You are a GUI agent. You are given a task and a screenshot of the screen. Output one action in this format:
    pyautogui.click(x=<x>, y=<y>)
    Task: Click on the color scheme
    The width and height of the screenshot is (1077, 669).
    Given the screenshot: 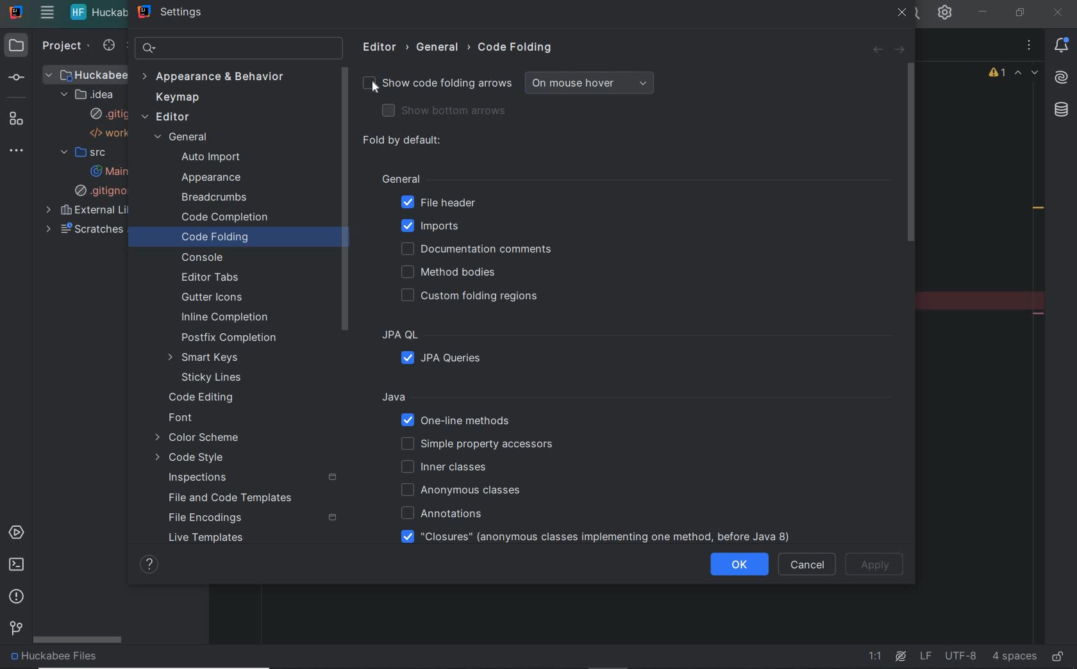 What is the action you would take?
    pyautogui.click(x=200, y=438)
    